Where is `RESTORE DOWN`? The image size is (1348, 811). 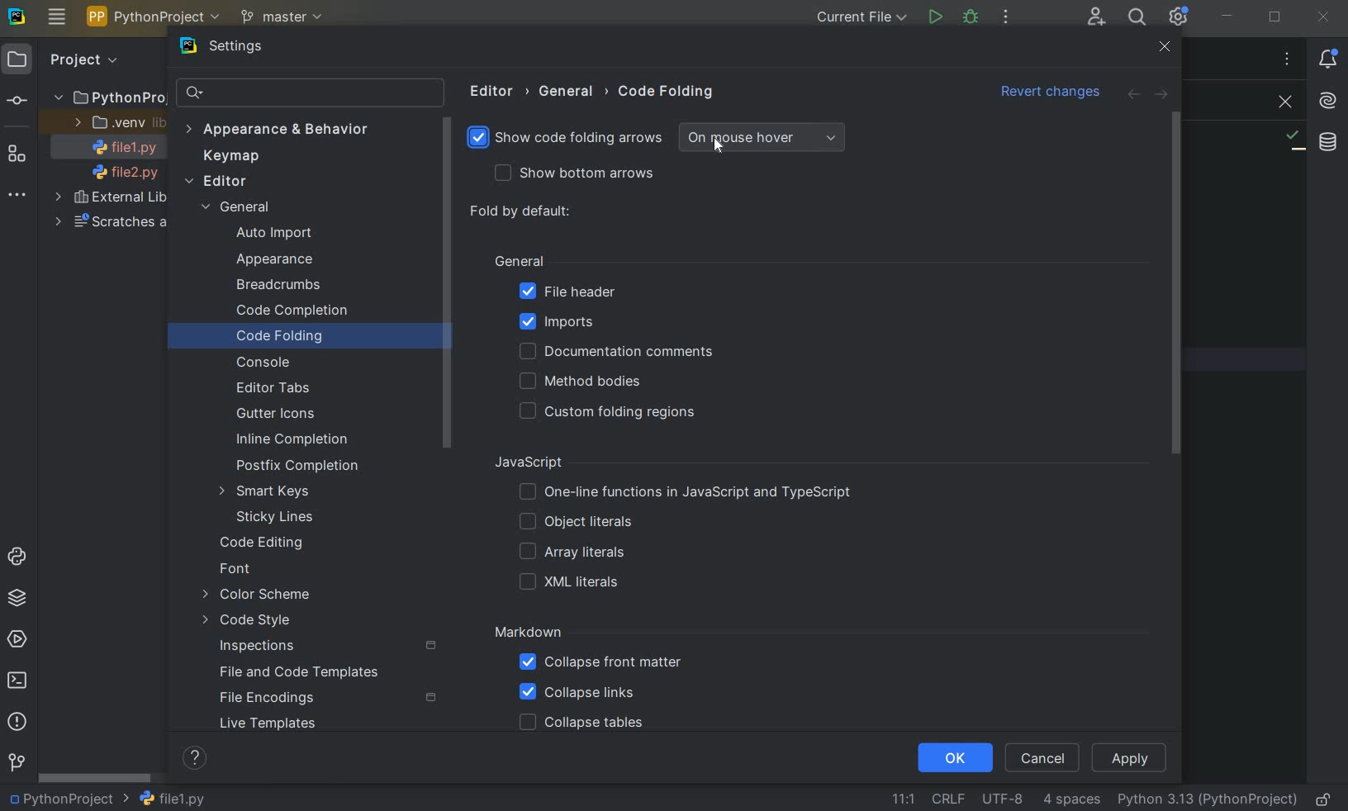 RESTORE DOWN is located at coordinates (1275, 19).